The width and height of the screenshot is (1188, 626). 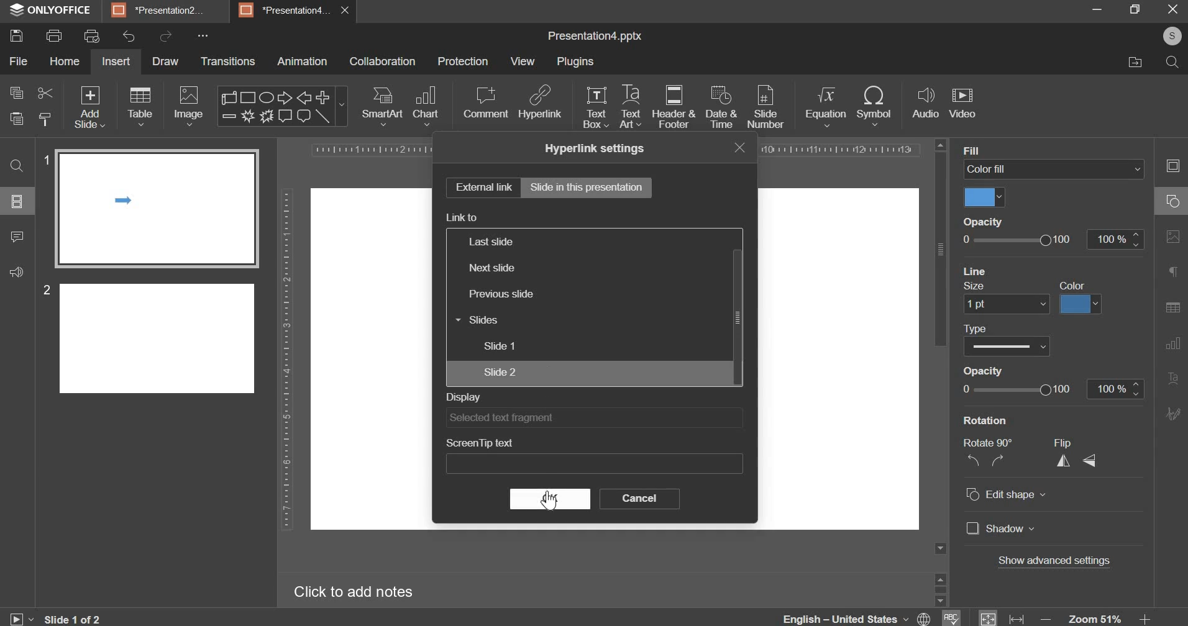 What do you see at coordinates (857, 615) in the screenshot?
I see `language` at bounding box center [857, 615].